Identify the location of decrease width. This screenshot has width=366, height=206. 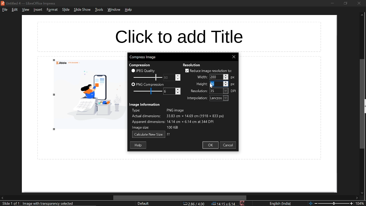
(226, 78).